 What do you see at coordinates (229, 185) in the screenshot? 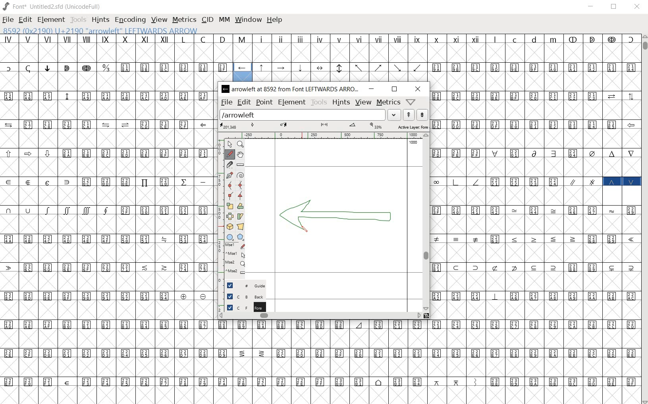
I see `add a curve point` at bounding box center [229, 185].